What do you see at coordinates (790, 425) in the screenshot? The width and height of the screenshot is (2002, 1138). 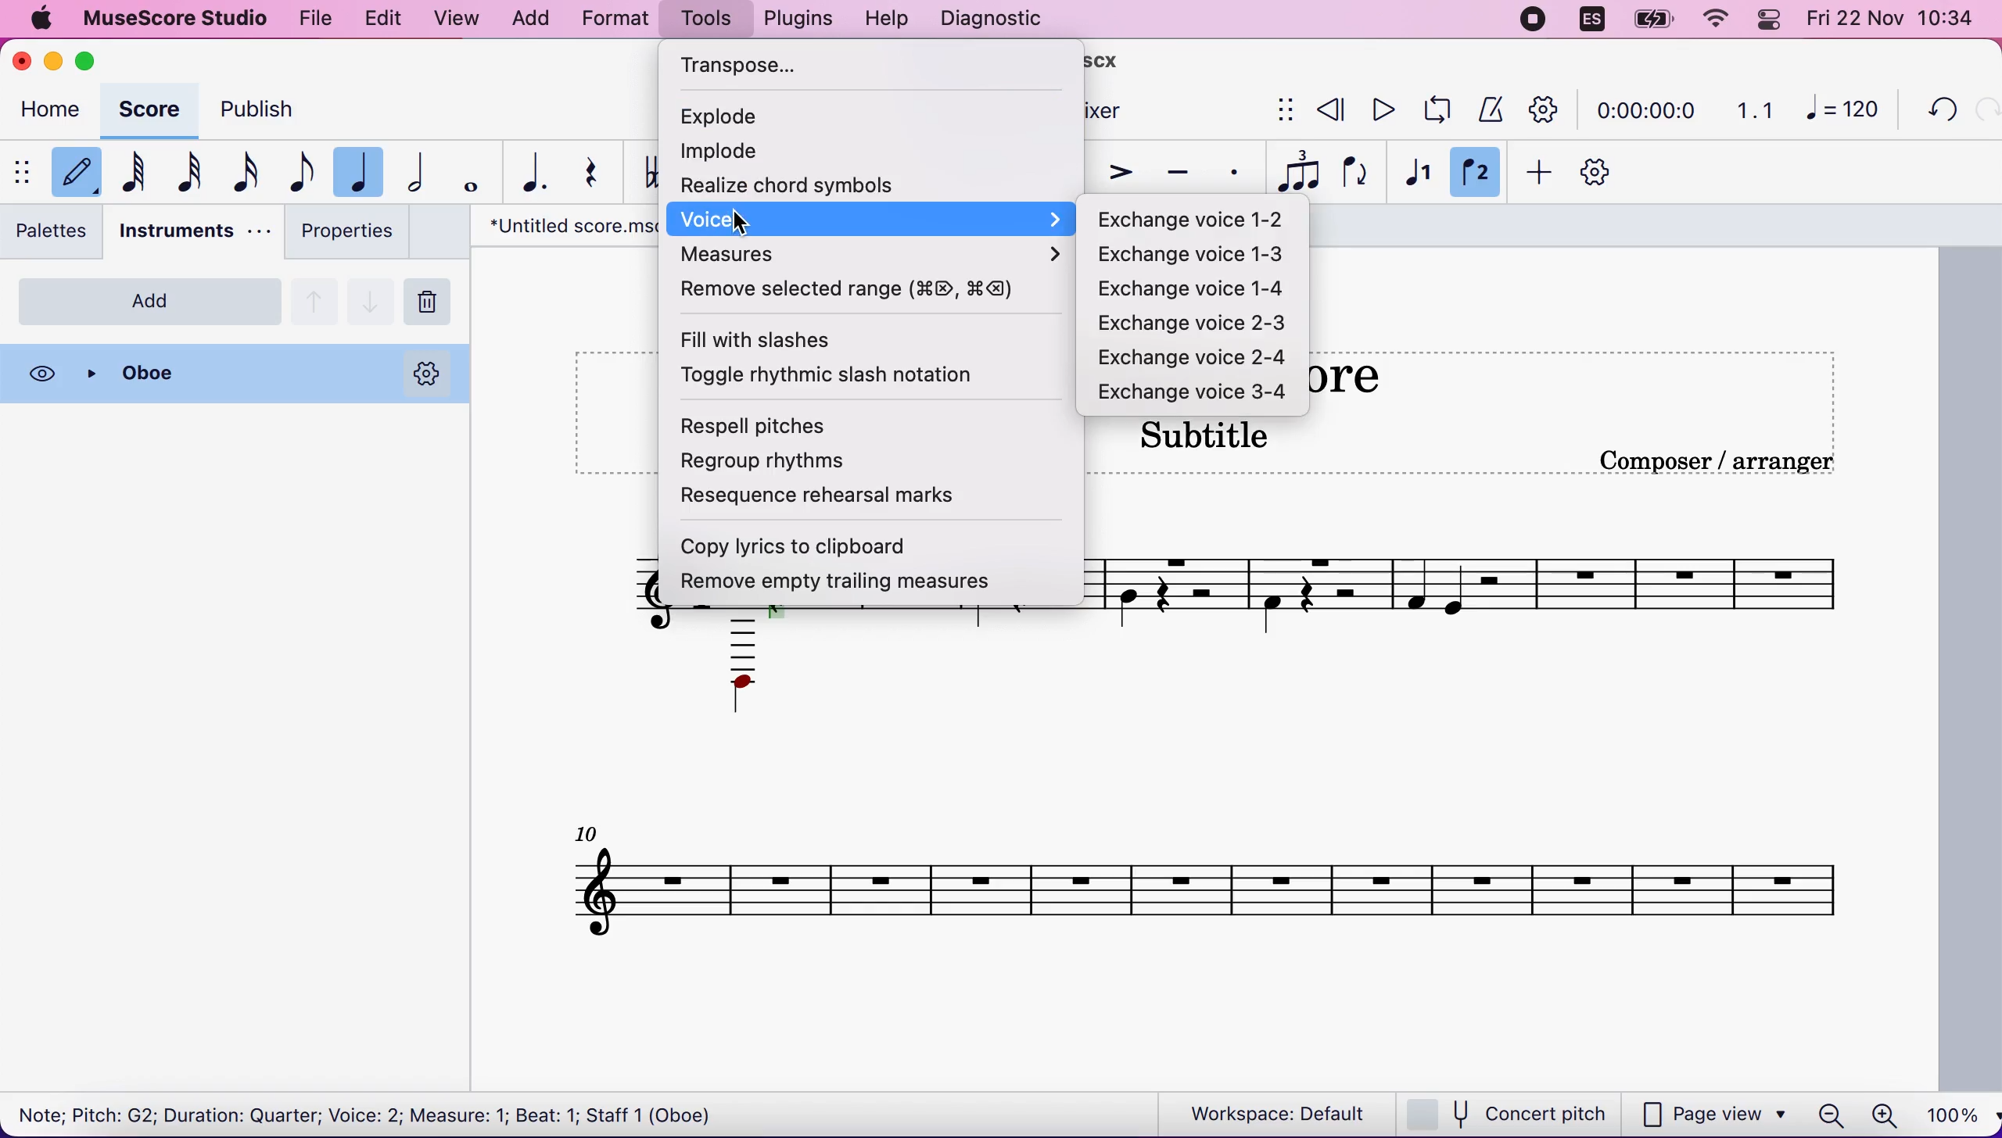 I see `respell pitches` at bounding box center [790, 425].